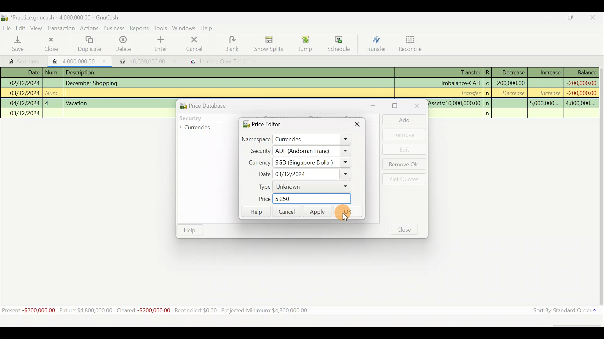  Describe the element at coordinates (339, 44) in the screenshot. I see `Schedule` at that location.